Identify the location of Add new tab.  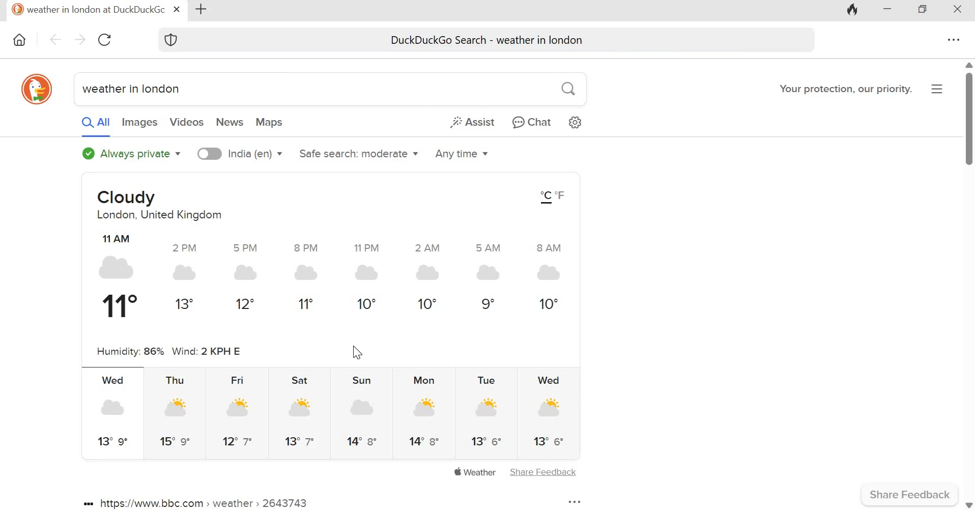
(202, 10).